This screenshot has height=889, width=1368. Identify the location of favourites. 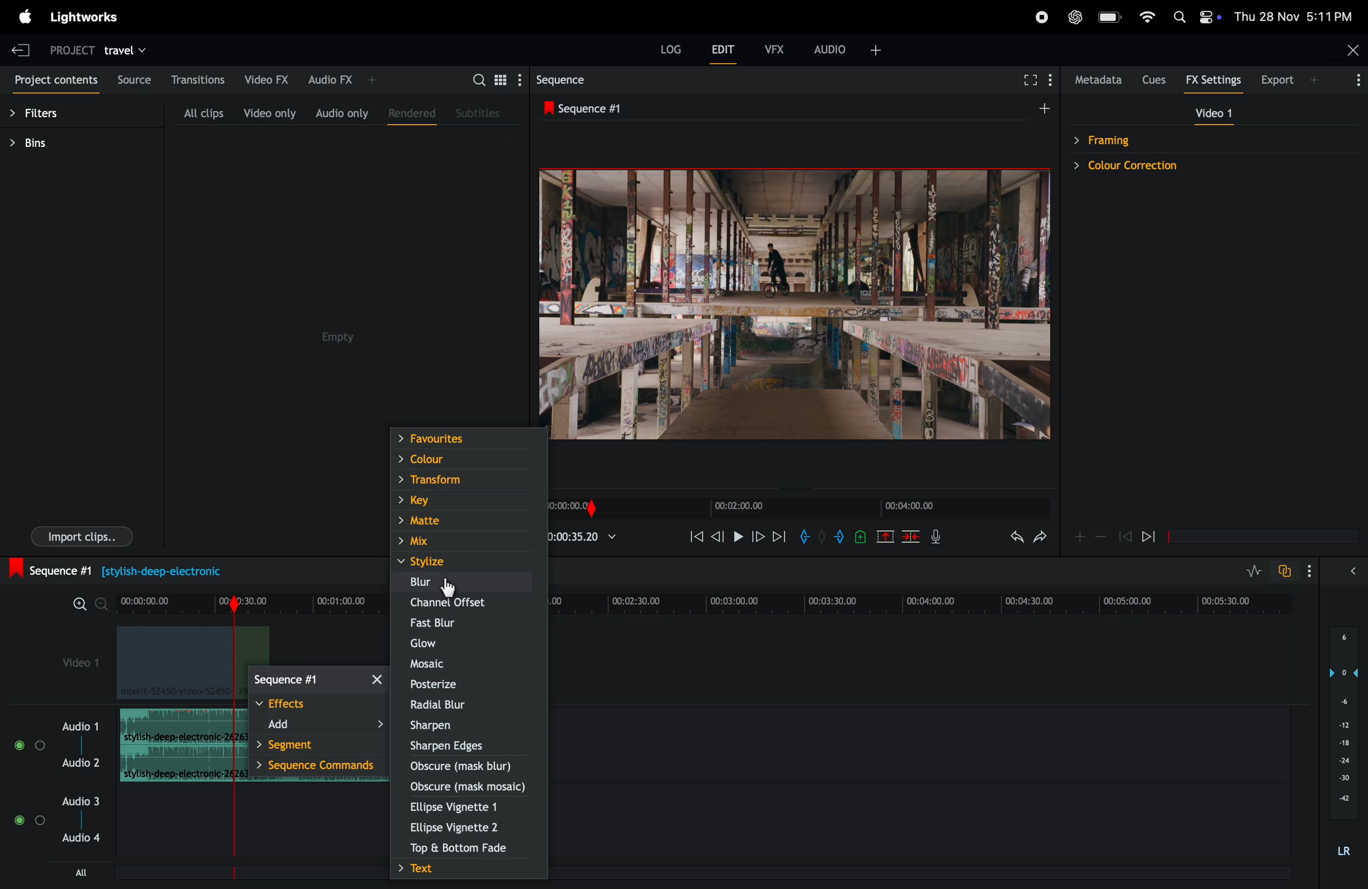
(466, 438).